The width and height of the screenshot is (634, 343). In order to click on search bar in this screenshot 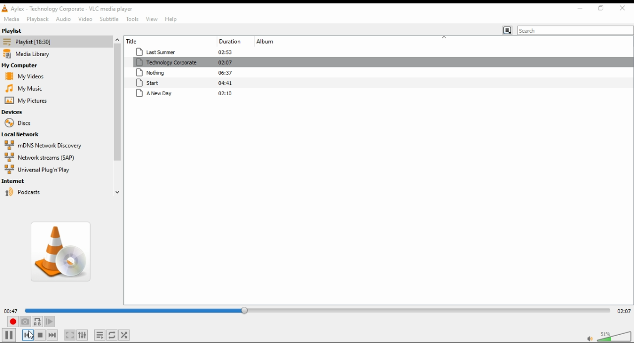, I will do `click(576, 30)`.